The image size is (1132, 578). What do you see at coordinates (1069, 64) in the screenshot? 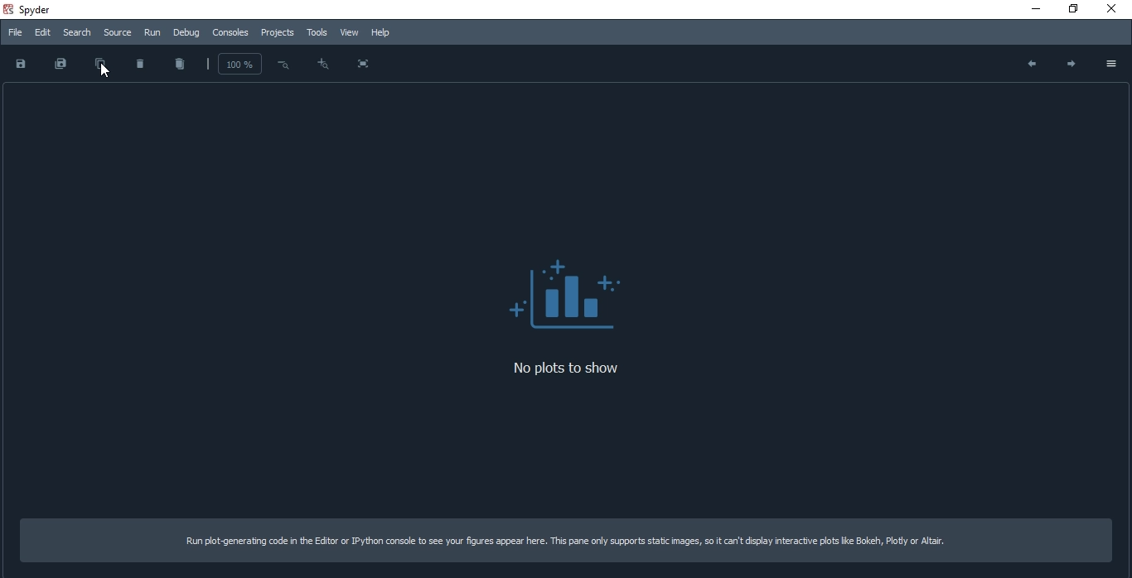
I see `next plot` at bounding box center [1069, 64].